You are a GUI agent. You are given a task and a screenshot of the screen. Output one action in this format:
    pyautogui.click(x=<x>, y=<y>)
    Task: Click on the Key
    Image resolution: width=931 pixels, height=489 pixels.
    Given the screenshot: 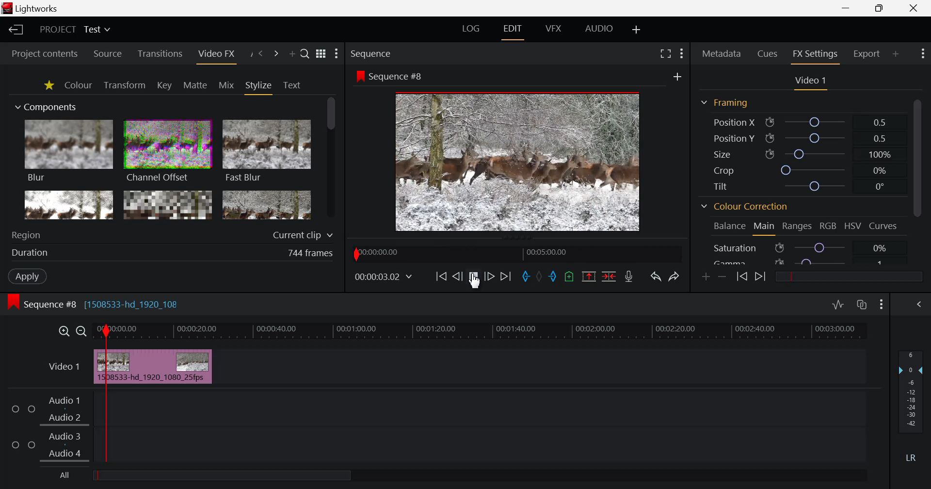 What is the action you would take?
    pyautogui.click(x=164, y=85)
    